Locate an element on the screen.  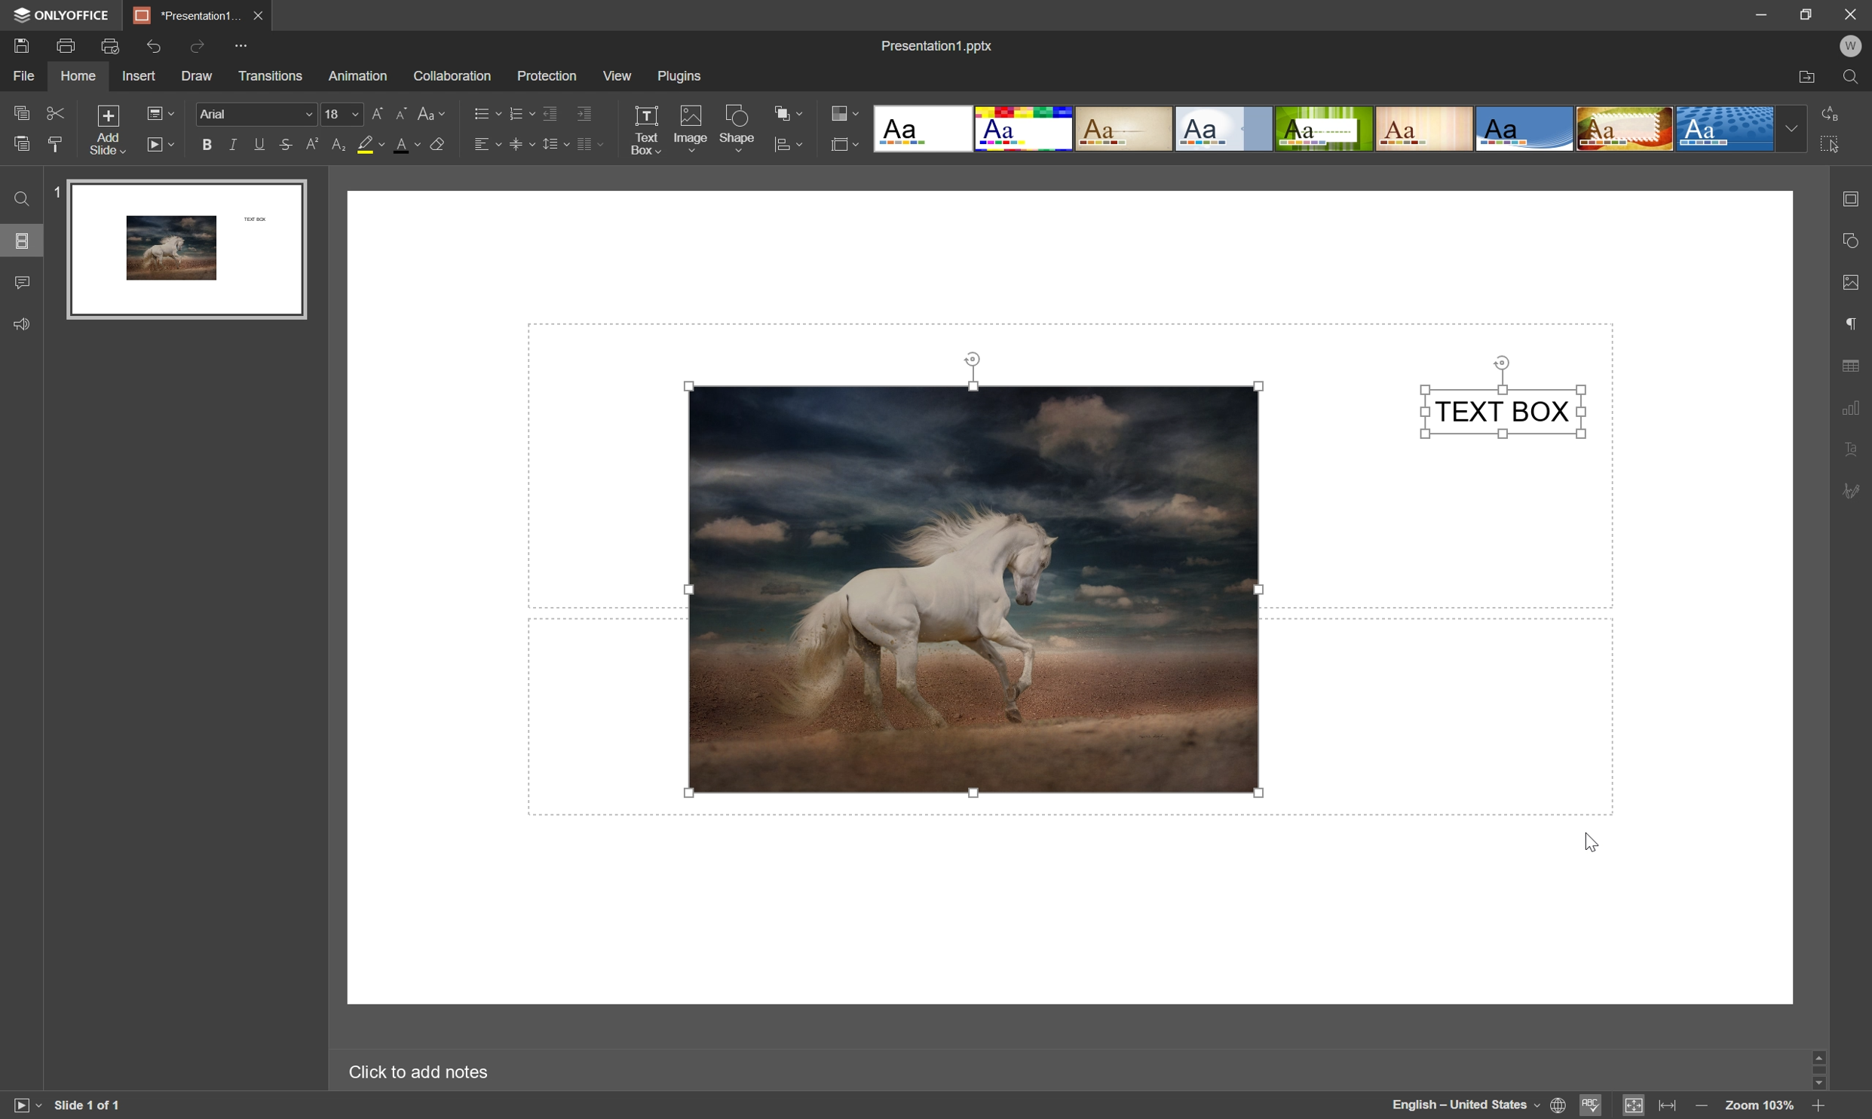
Classic is located at coordinates (1126, 130).